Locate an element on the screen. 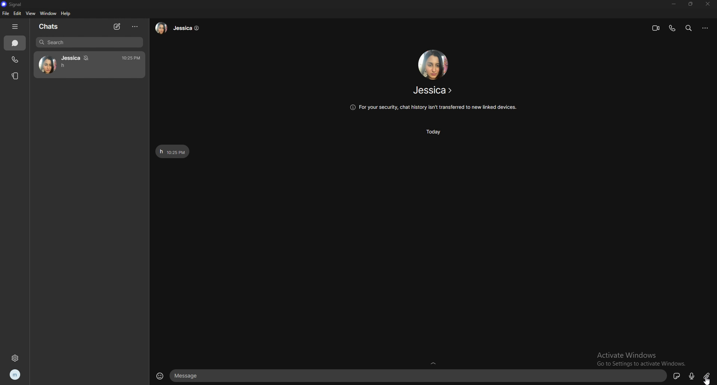 The image size is (717, 385). profile is located at coordinates (15, 375).